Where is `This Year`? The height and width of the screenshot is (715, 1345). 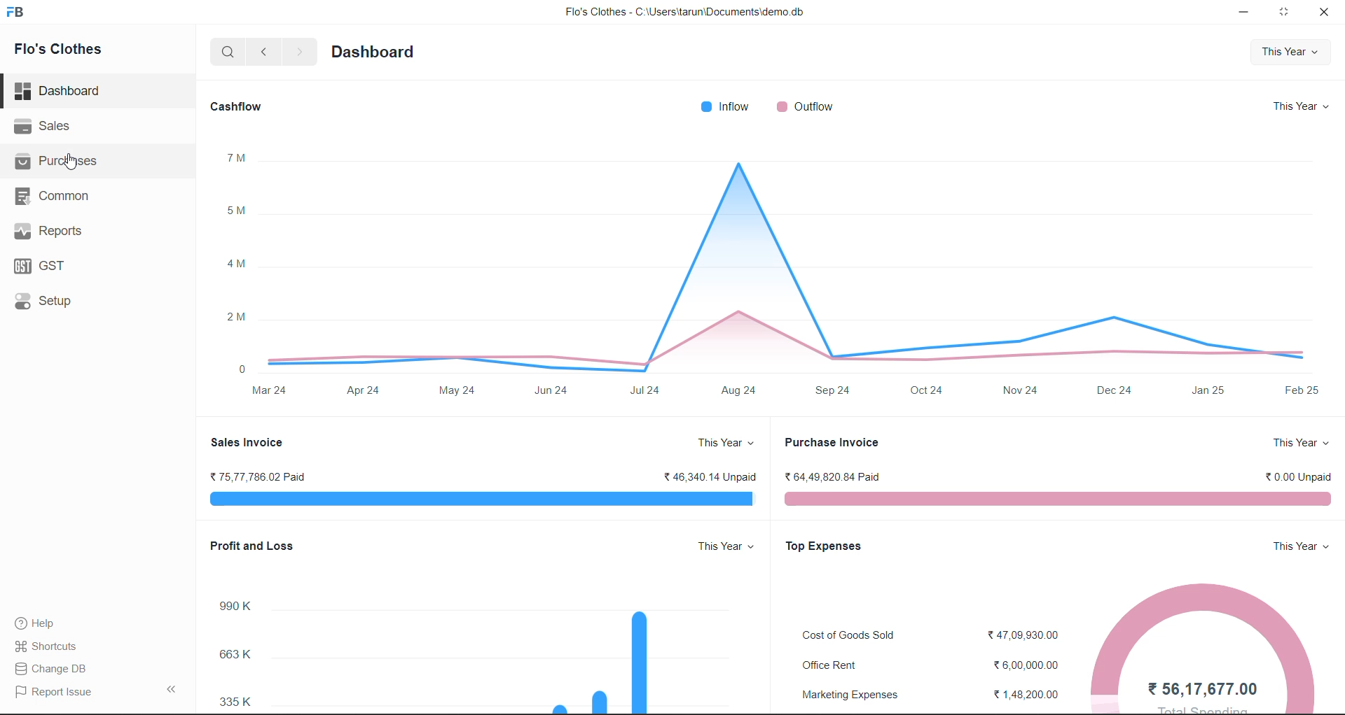 This Year is located at coordinates (722, 442).